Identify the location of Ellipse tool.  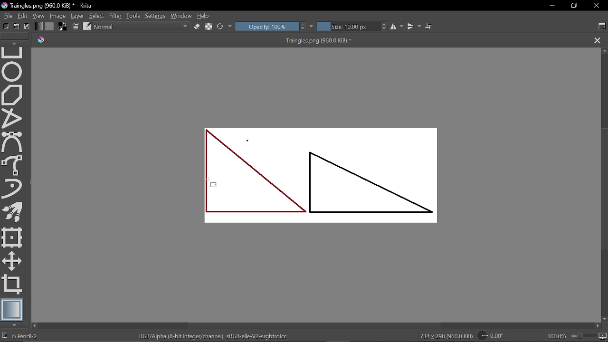
(12, 72).